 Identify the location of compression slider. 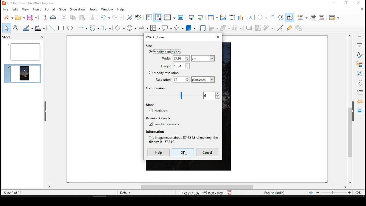
(175, 95).